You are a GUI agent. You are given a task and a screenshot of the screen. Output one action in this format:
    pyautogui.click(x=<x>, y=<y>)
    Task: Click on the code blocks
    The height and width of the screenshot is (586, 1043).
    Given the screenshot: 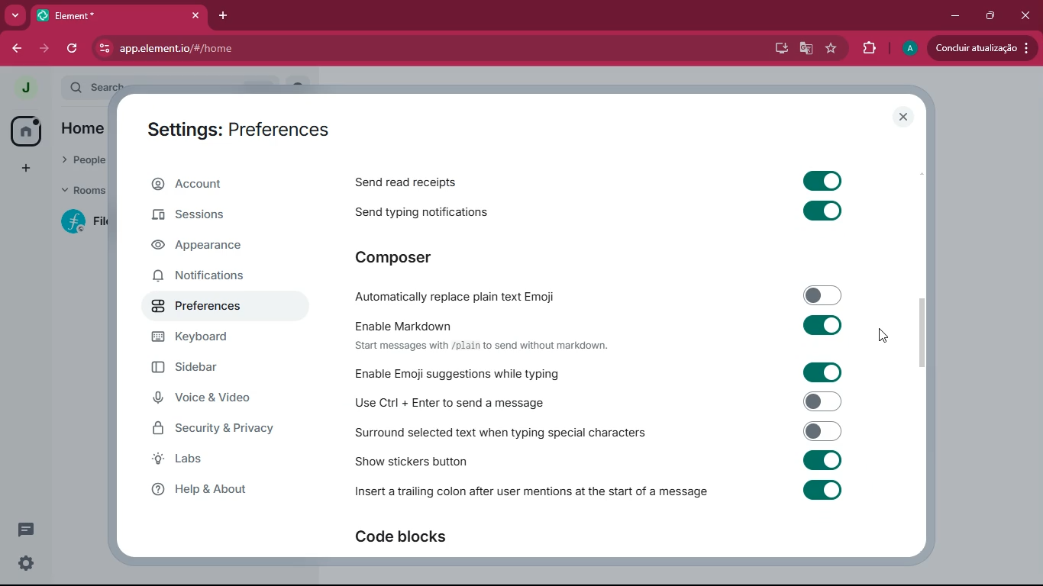 What is the action you would take?
    pyautogui.click(x=416, y=538)
    